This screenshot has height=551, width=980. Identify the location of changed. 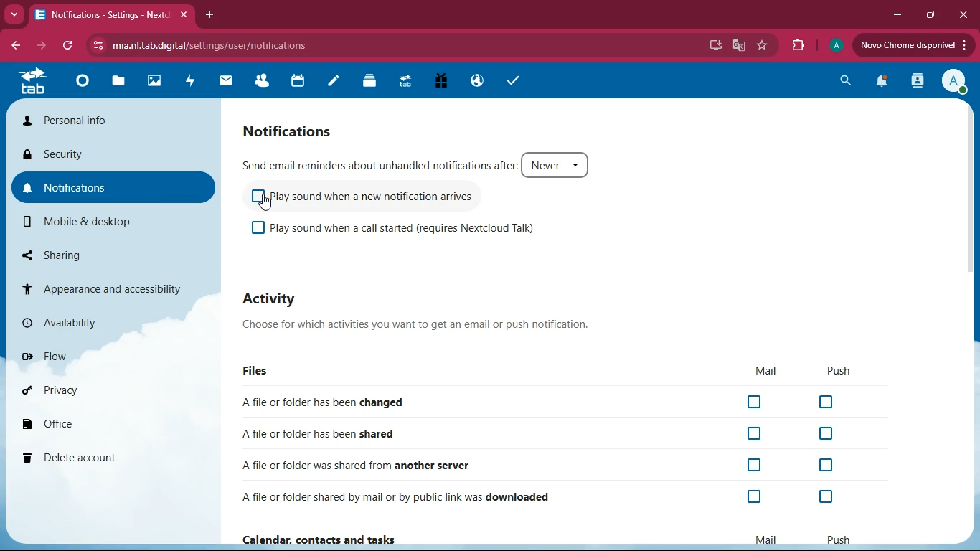
(341, 402).